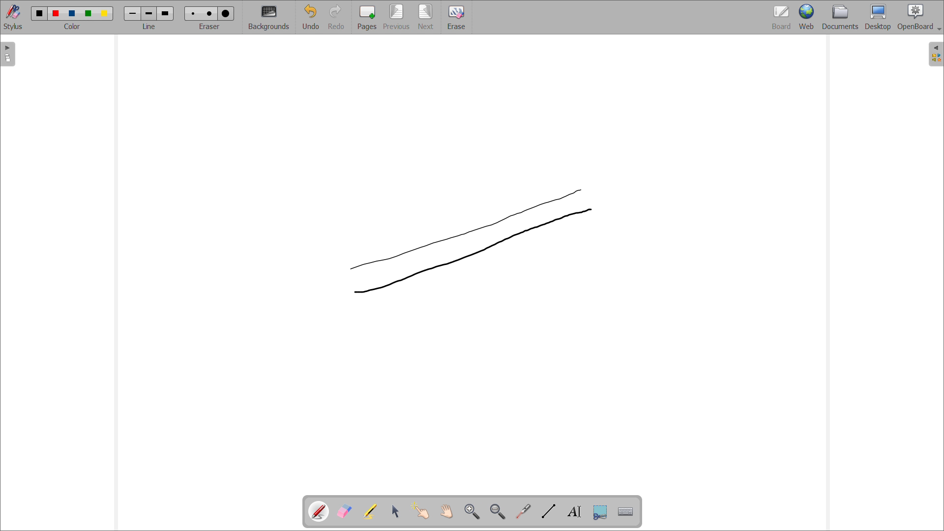 This screenshot has height=531, width=944. I want to click on documents, so click(840, 18).